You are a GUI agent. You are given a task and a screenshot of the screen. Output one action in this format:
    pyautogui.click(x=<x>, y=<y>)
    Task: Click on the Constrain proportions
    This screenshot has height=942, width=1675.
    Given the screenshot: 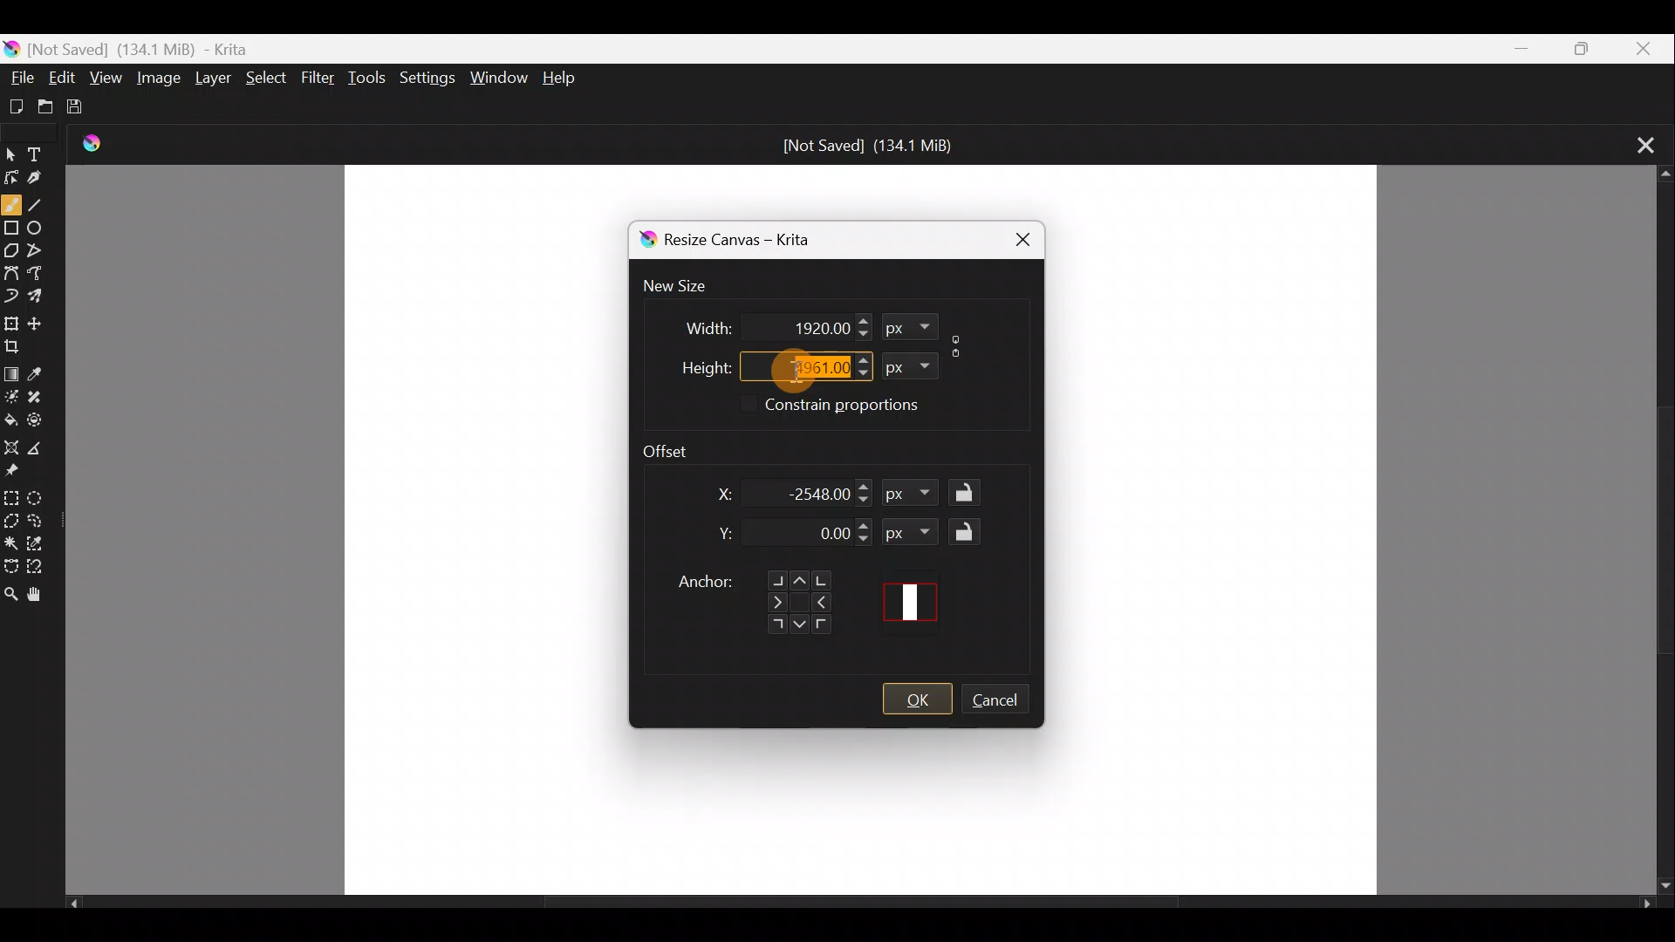 What is the action you would take?
    pyautogui.click(x=867, y=407)
    